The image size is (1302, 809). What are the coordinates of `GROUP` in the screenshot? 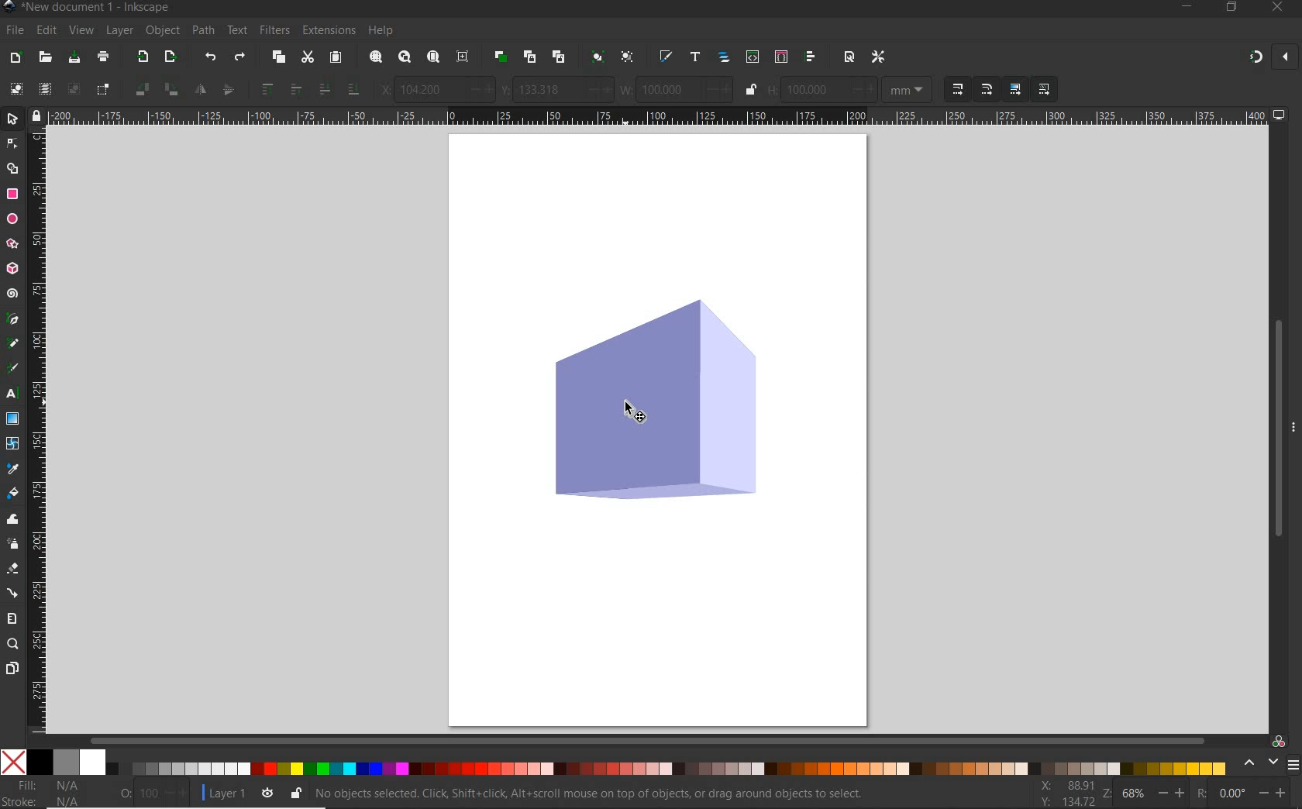 It's located at (596, 57).